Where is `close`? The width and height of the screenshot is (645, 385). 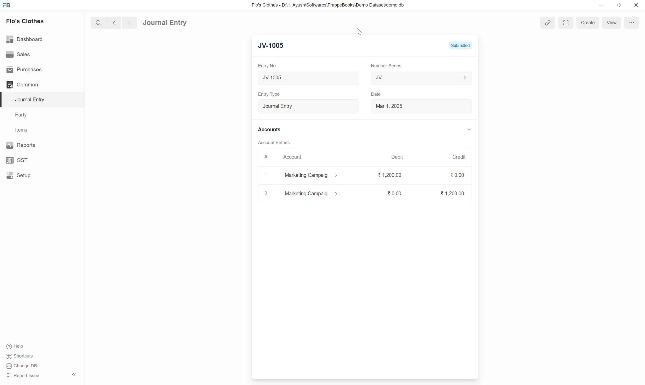
close is located at coordinates (636, 5).